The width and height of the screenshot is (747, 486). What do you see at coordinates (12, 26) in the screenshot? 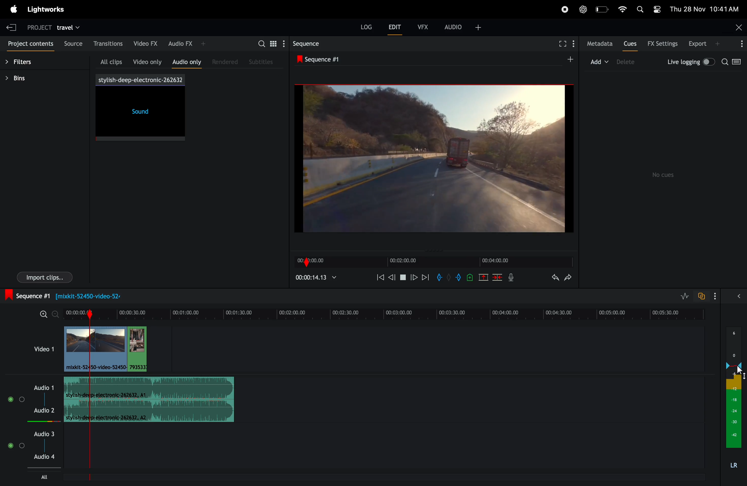
I see `exit` at bounding box center [12, 26].